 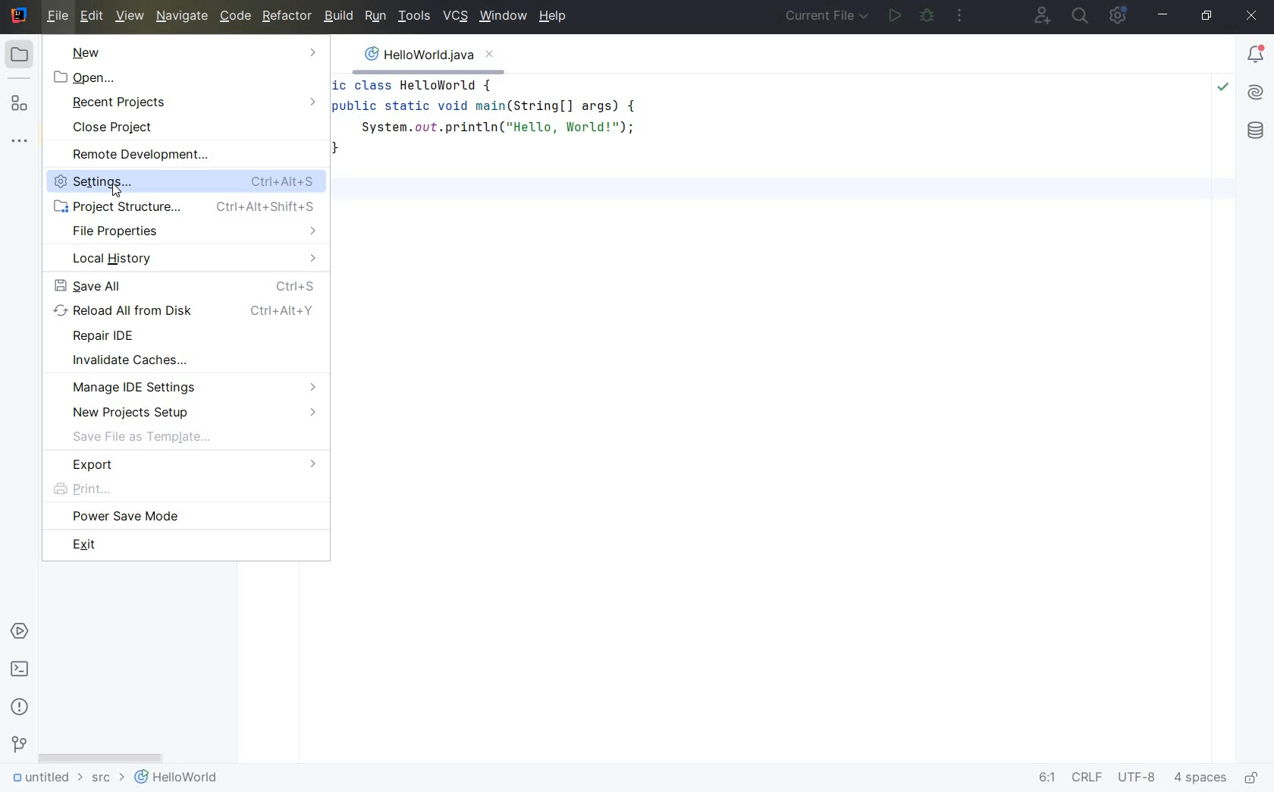 I want to click on code with me, so click(x=1040, y=15).